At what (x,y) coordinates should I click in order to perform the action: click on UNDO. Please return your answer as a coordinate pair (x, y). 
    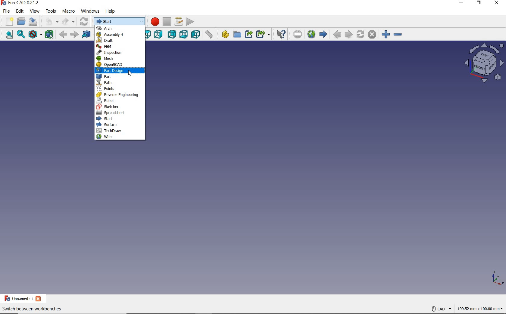
    Looking at the image, I should click on (52, 22).